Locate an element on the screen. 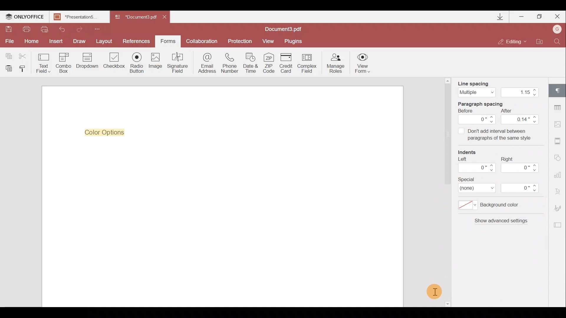 The height and width of the screenshot is (318, 566). Working area is located at coordinates (222, 225).